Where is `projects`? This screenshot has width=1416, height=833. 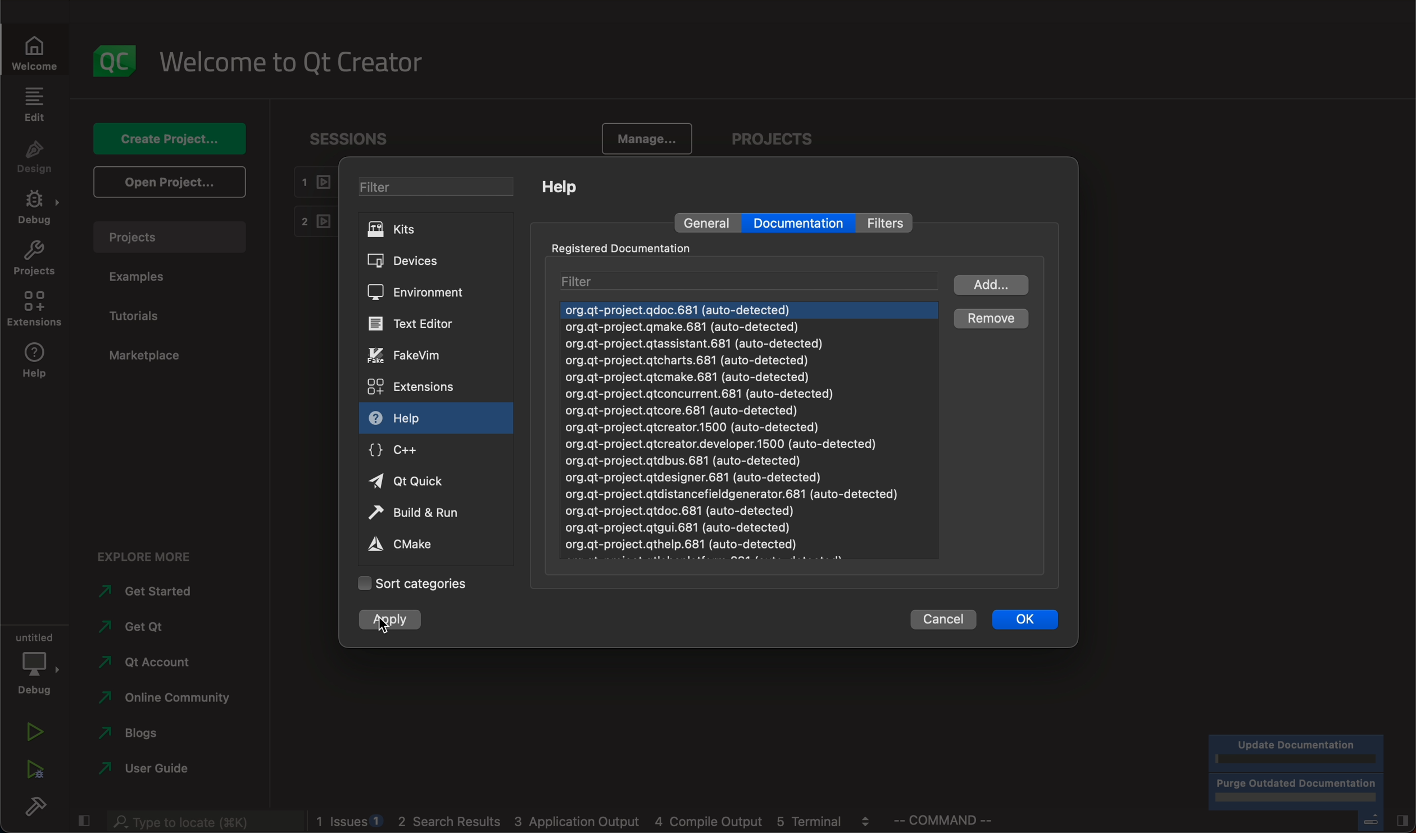
projects is located at coordinates (781, 140).